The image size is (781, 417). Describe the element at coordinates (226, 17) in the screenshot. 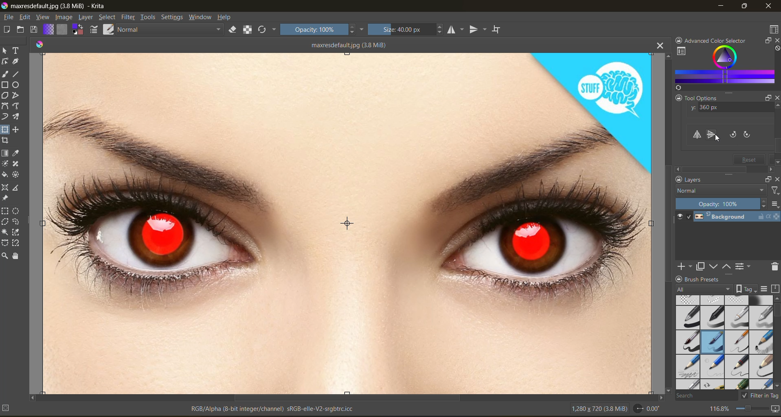

I see `help` at that location.